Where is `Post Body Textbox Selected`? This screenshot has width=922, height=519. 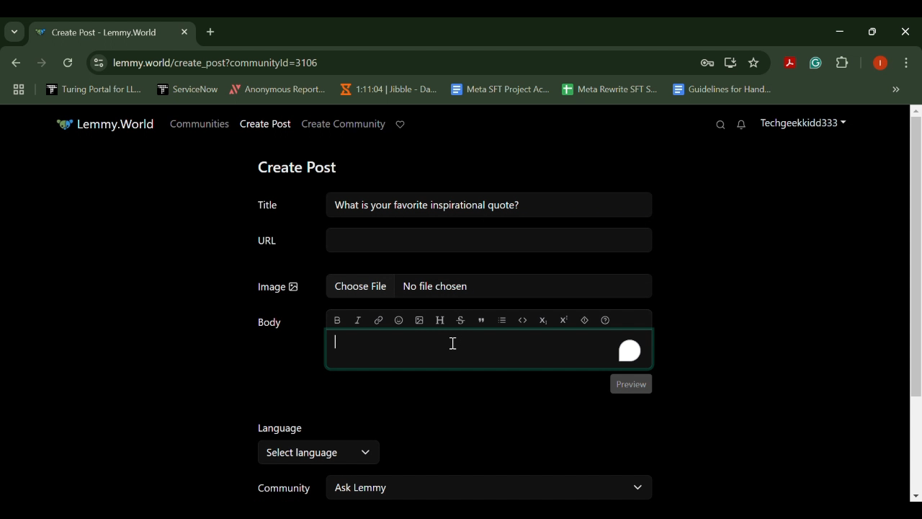
Post Body Textbox Selected is located at coordinates (487, 349).